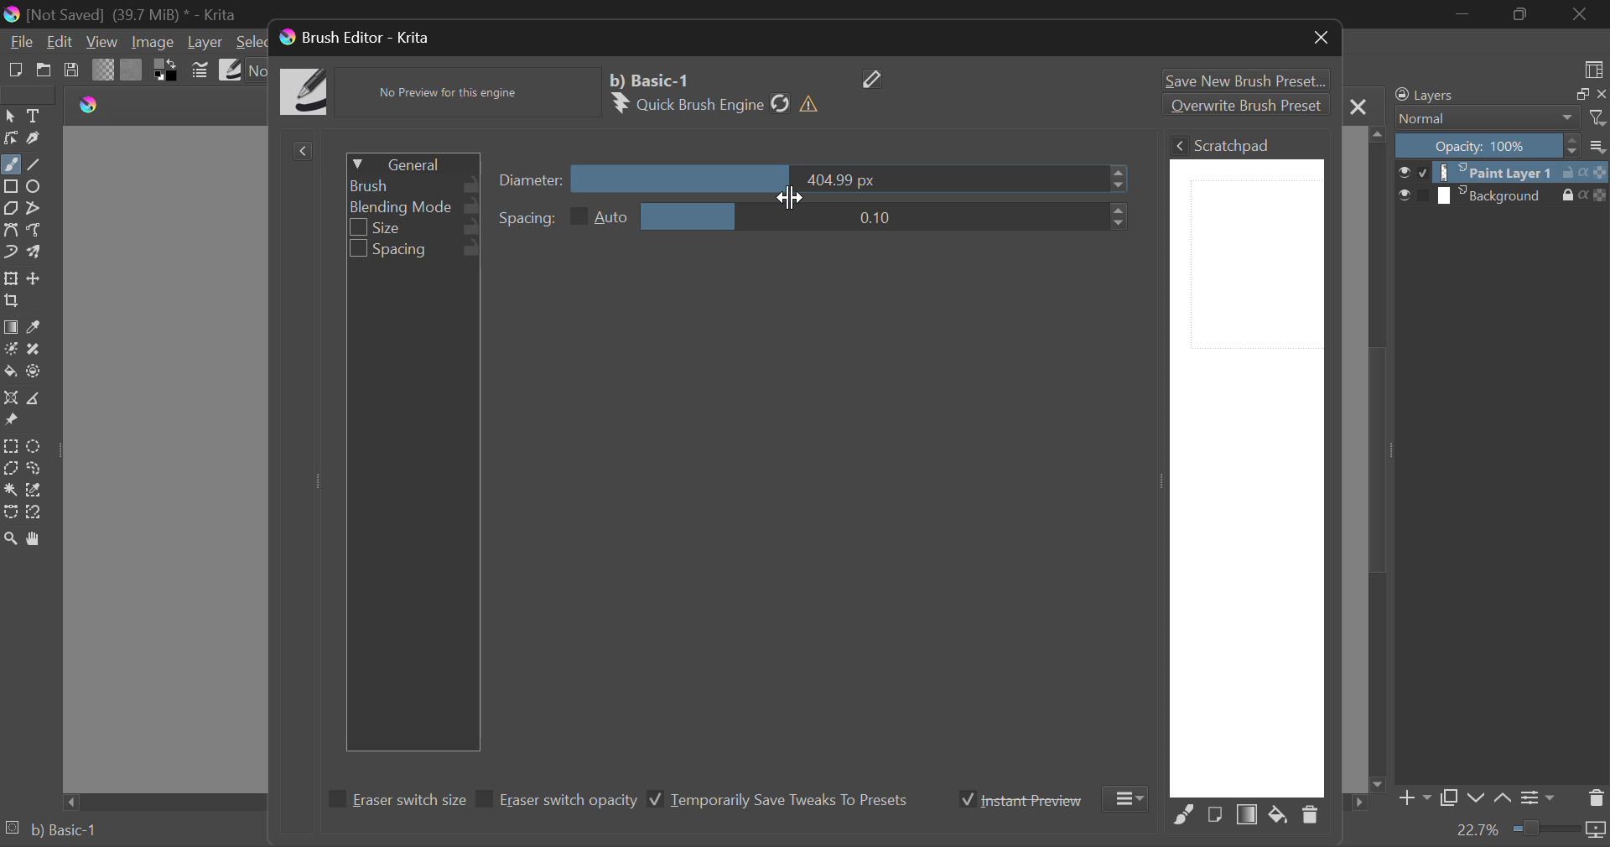 The image size is (1610, 847). What do you see at coordinates (34, 470) in the screenshot?
I see `Freehand Selection` at bounding box center [34, 470].